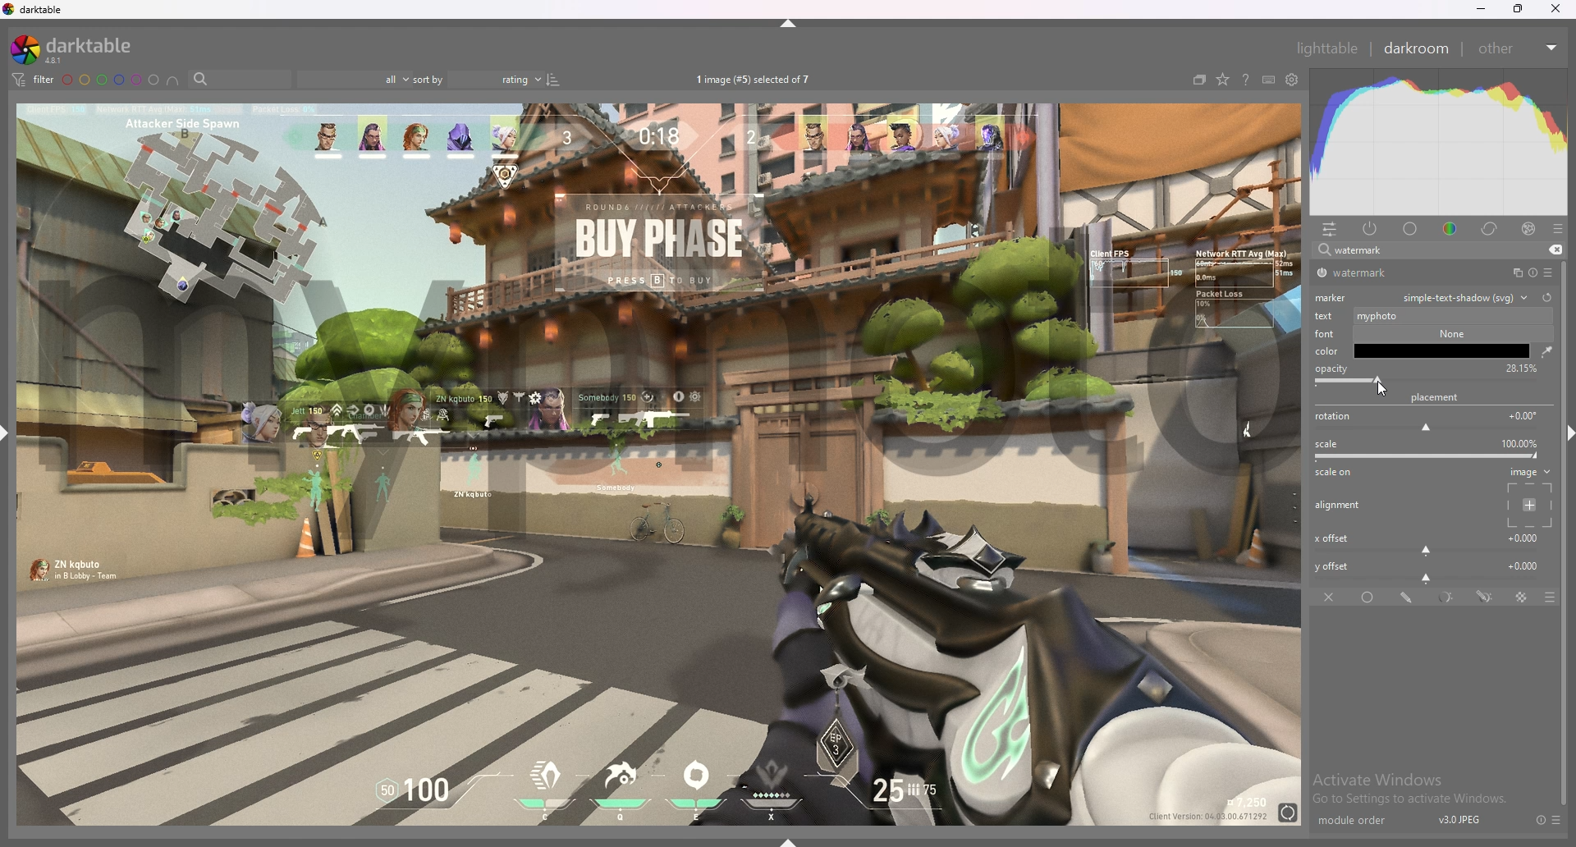  I want to click on hide, so click(1563, 431).